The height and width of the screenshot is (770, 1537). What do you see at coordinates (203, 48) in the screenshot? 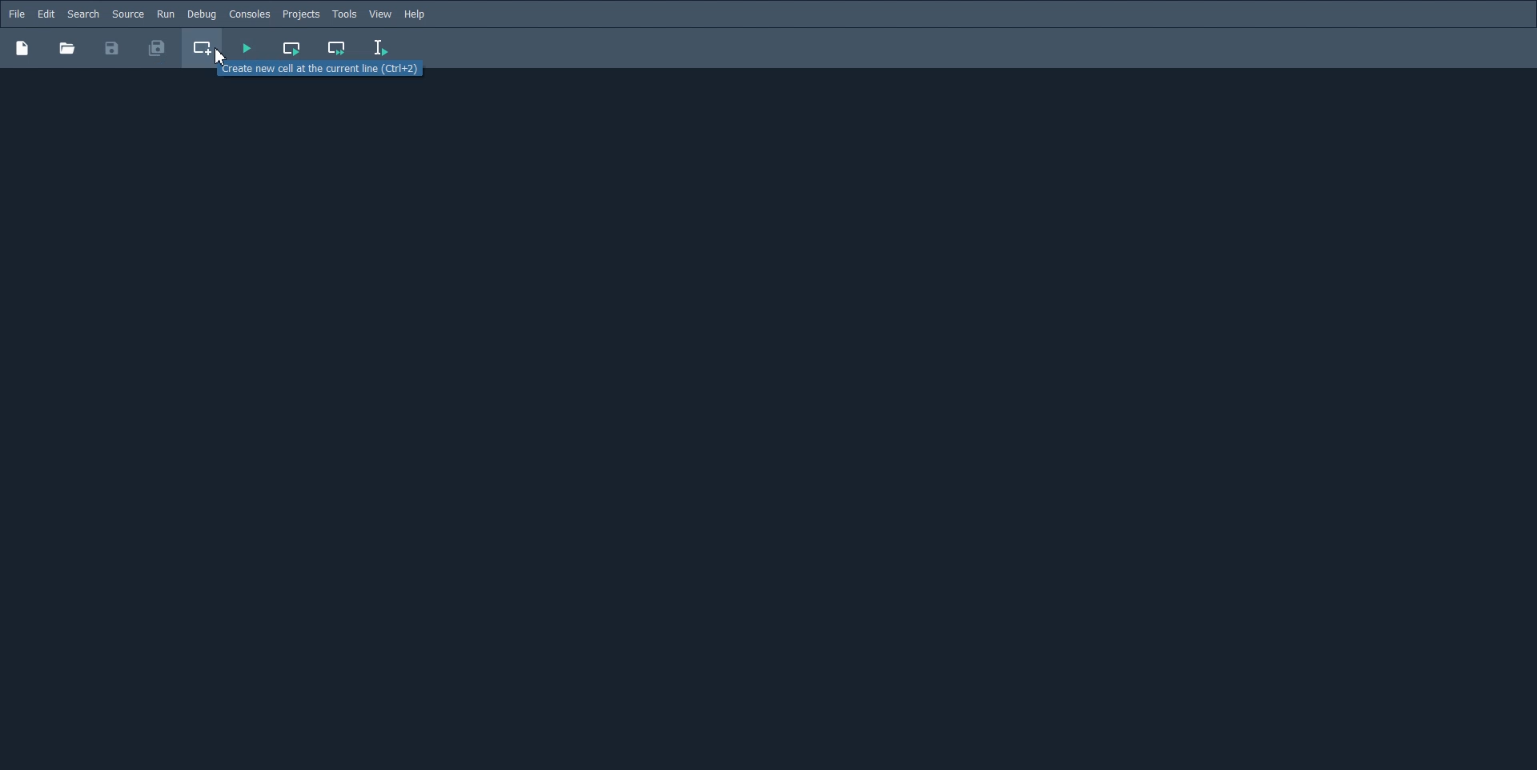
I see `Create new cell` at bounding box center [203, 48].